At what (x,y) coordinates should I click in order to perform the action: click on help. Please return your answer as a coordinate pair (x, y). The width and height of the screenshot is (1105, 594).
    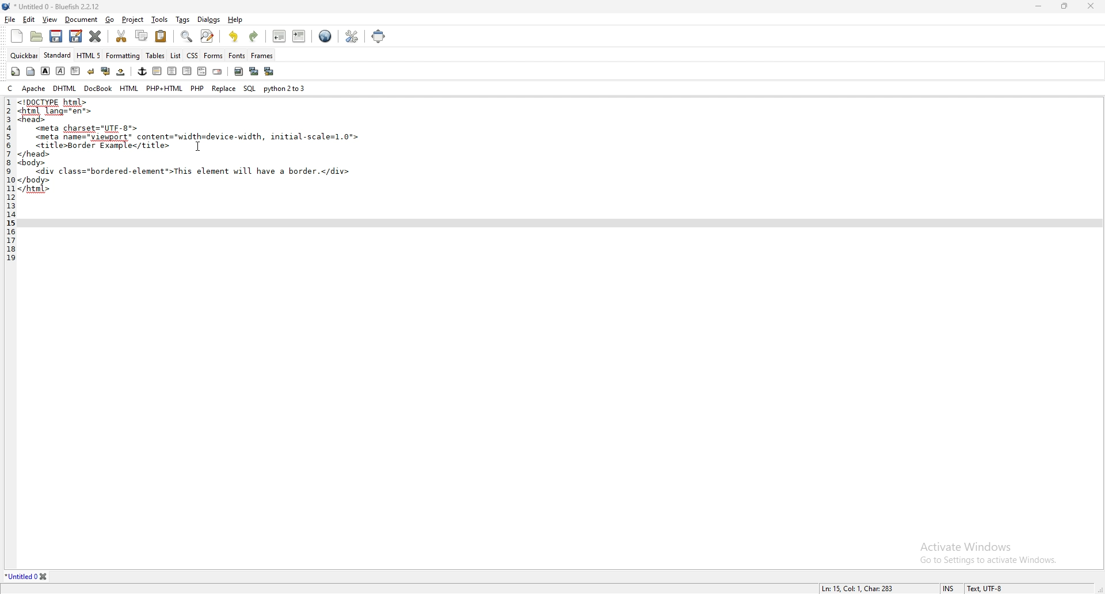
    Looking at the image, I should click on (236, 19).